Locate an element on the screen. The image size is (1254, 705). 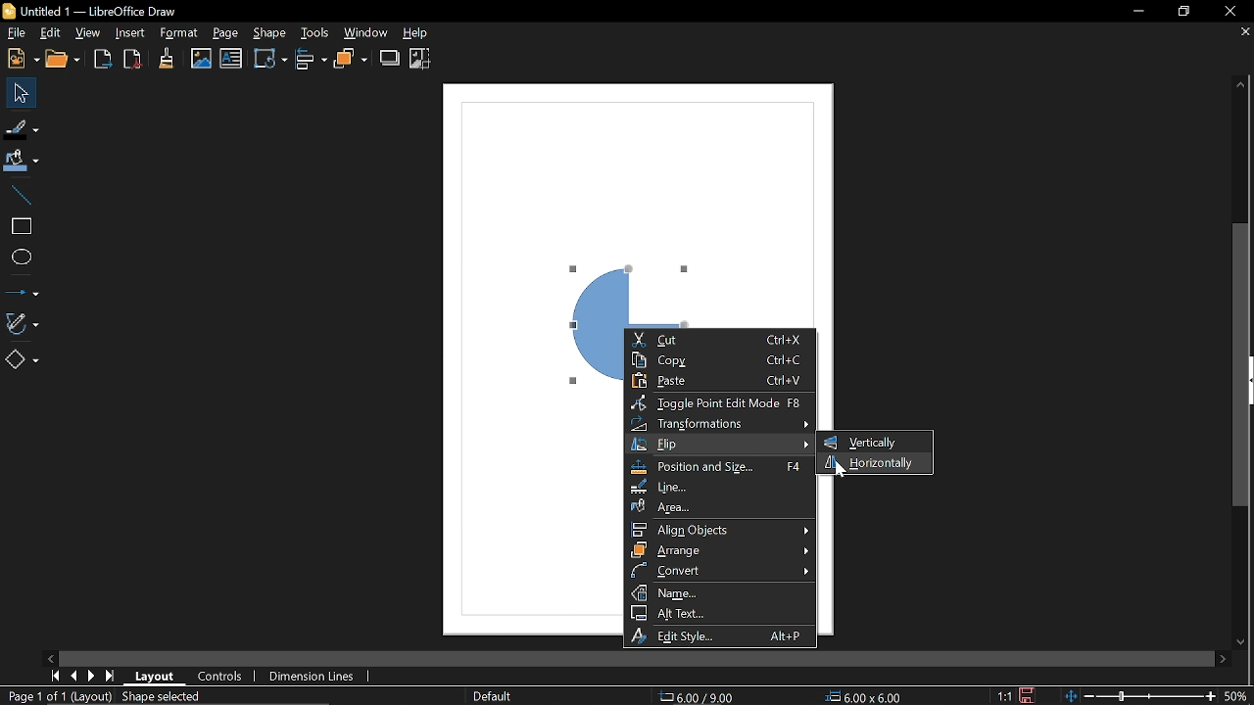
Scaling factor is located at coordinates (1005, 696).